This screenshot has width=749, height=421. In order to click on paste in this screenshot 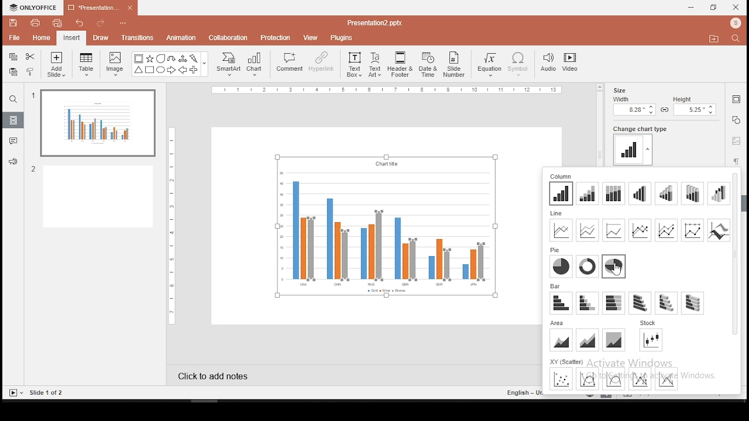, I will do `click(13, 72)`.